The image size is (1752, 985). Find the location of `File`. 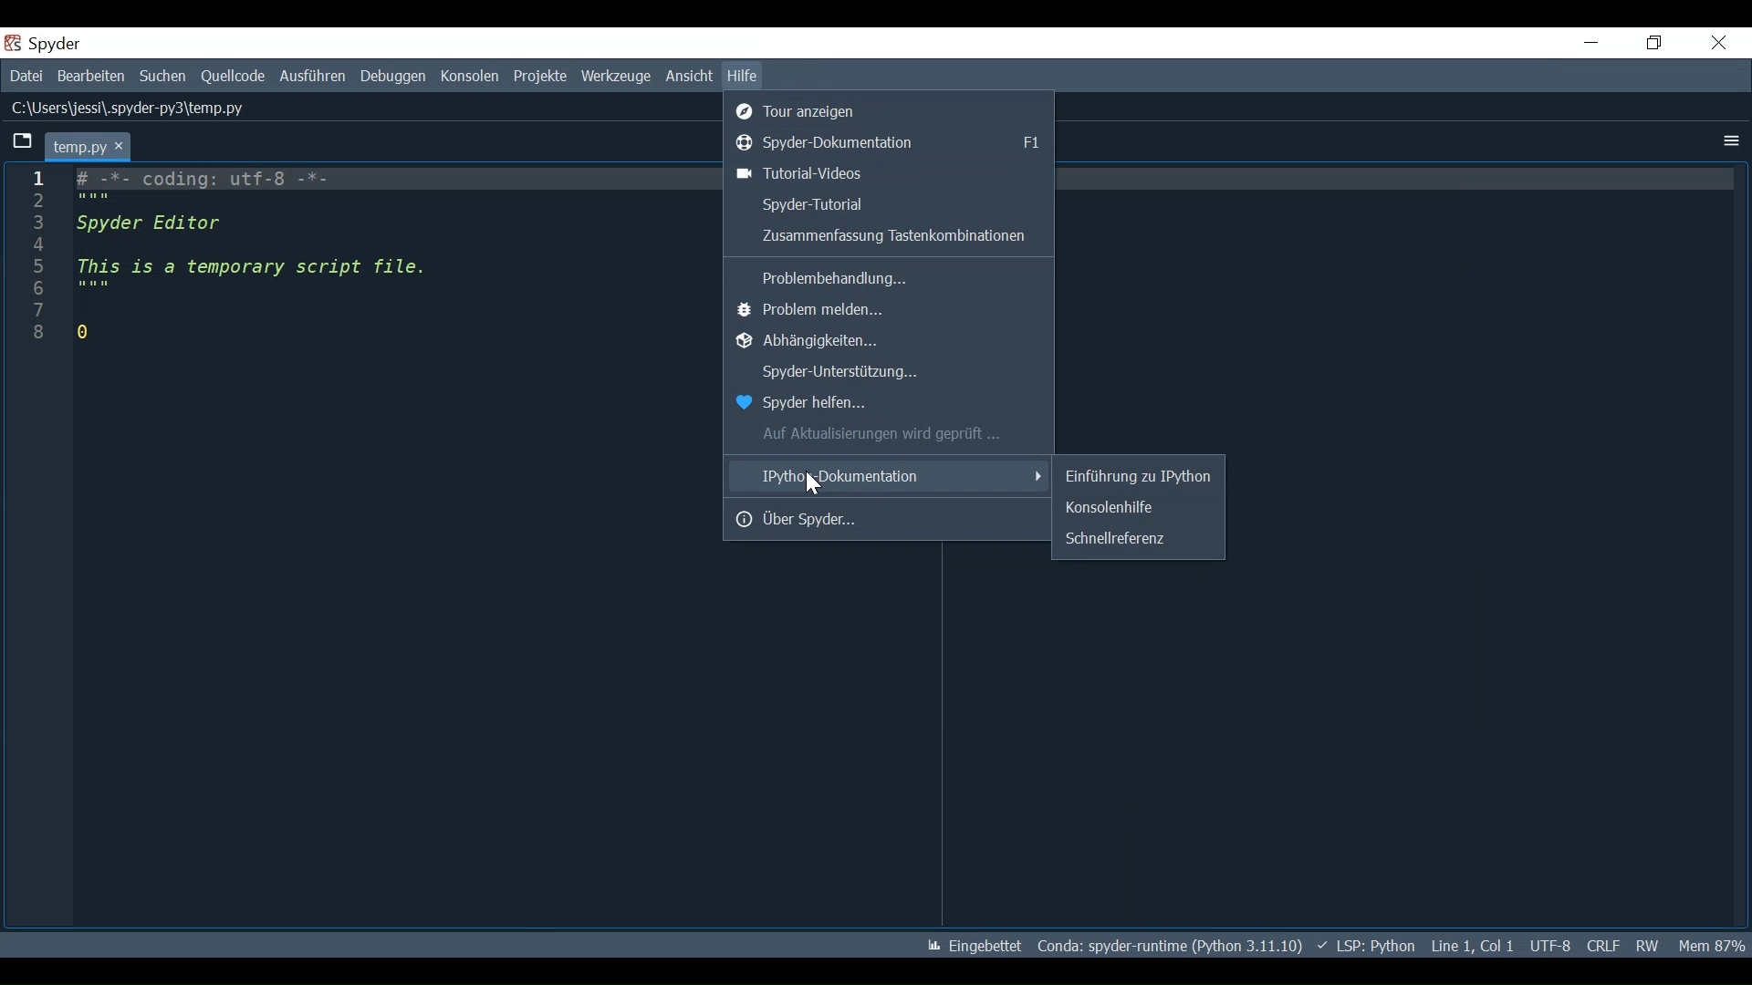

File is located at coordinates (26, 76).